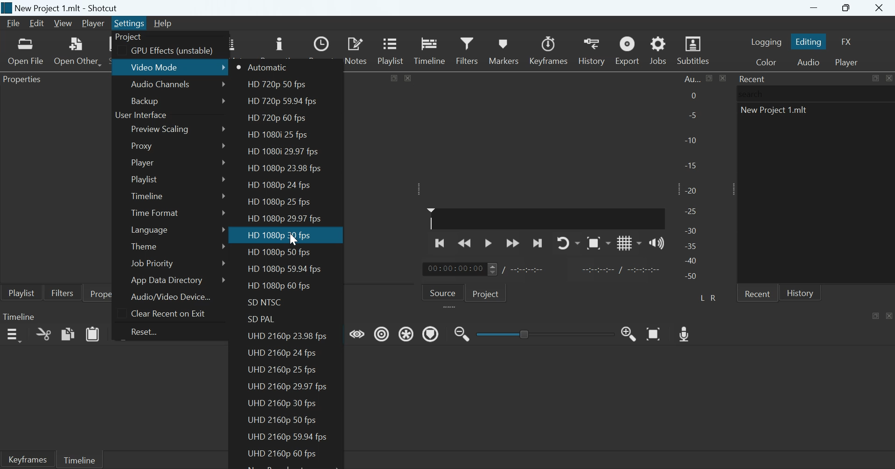 This screenshot has width=895, height=469. I want to click on Toggle player looping, so click(568, 243).